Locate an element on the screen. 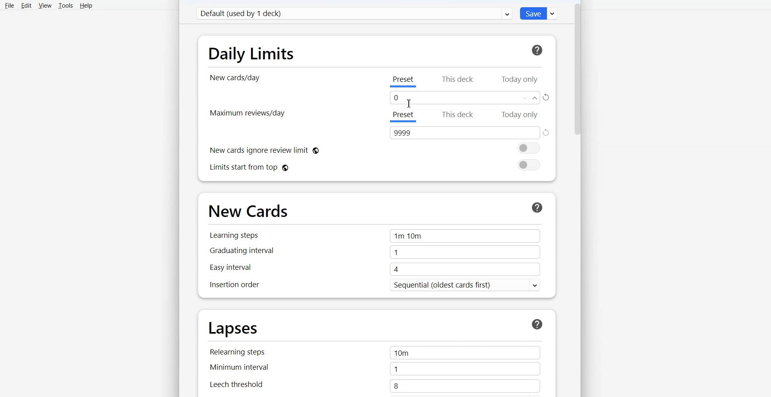  Limits start from top is located at coordinates (375, 165).